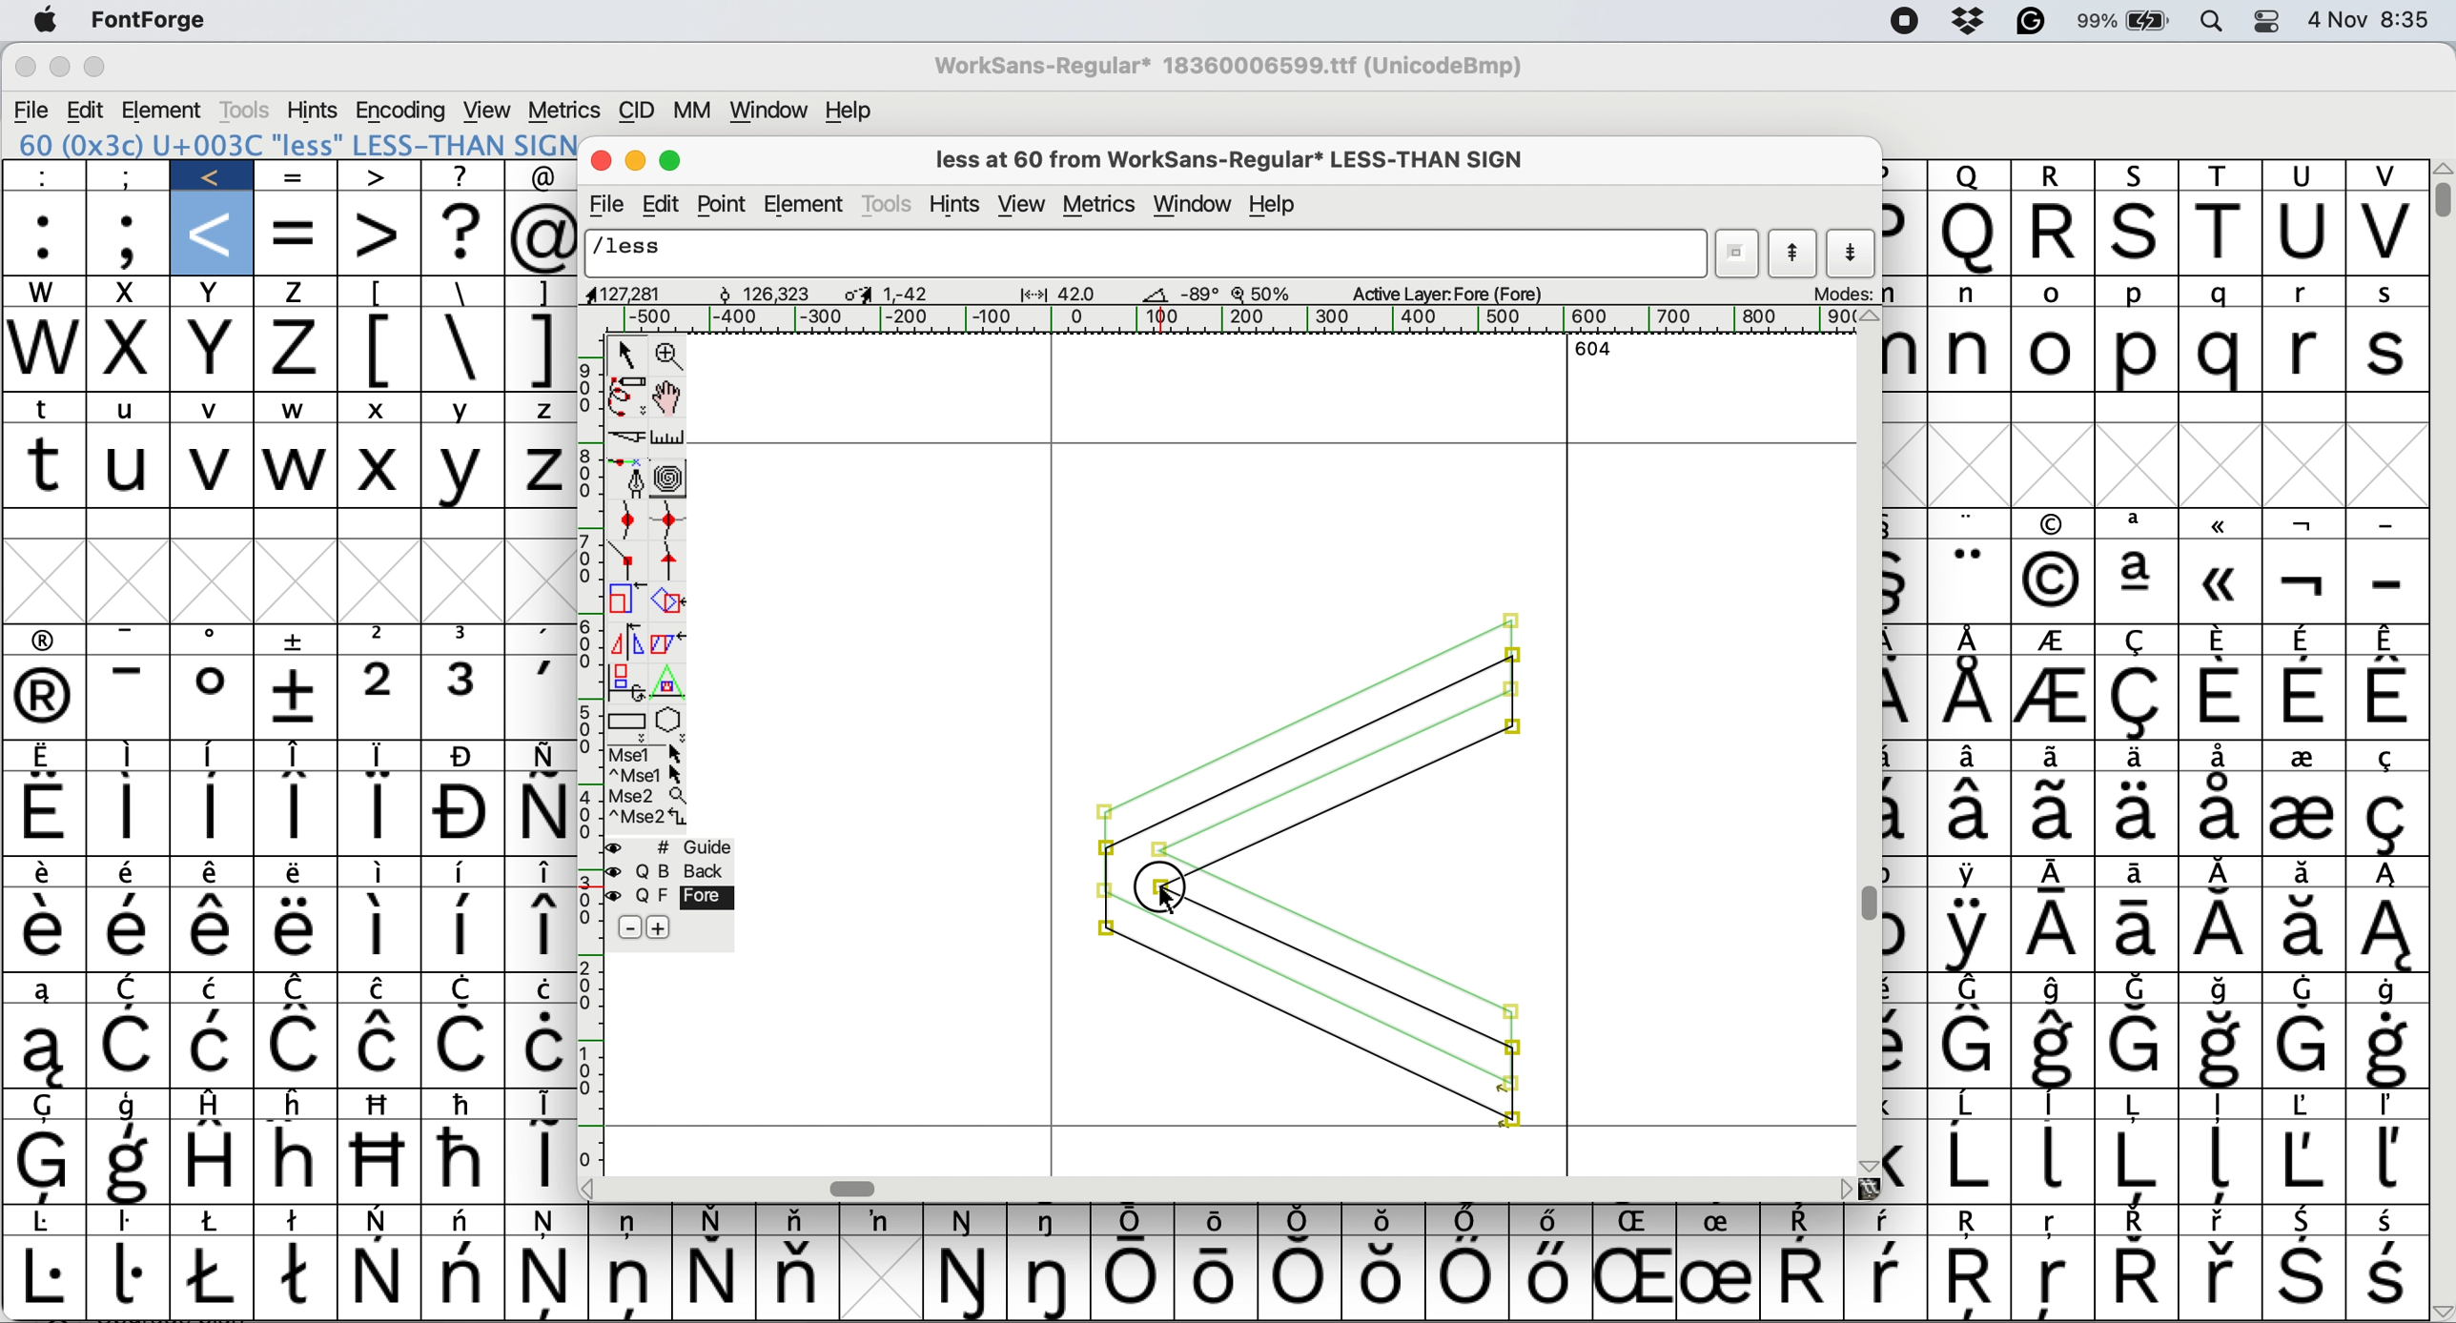 The image size is (2456, 1323). What do you see at coordinates (244, 111) in the screenshot?
I see `tools` at bounding box center [244, 111].